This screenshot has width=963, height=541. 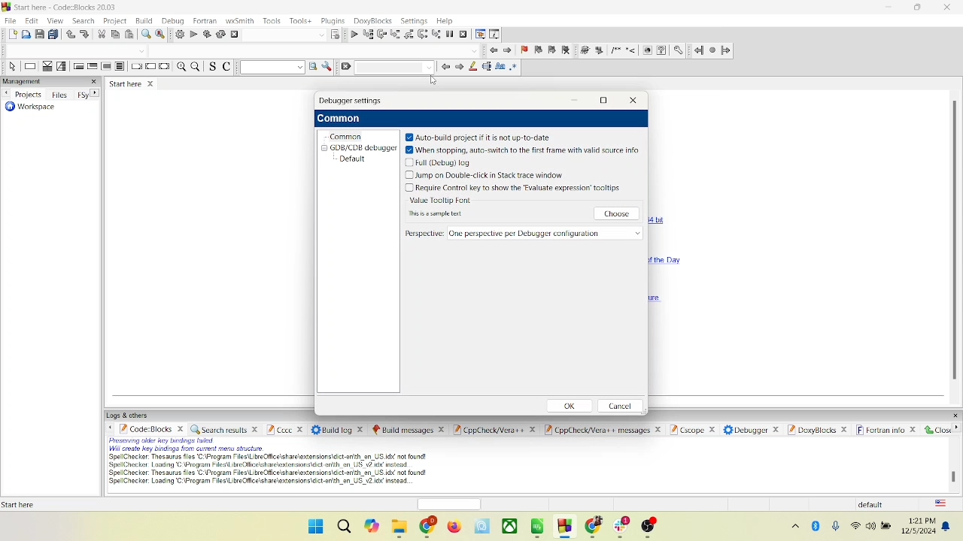 What do you see at coordinates (949, 525) in the screenshot?
I see `notification` at bounding box center [949, 525].